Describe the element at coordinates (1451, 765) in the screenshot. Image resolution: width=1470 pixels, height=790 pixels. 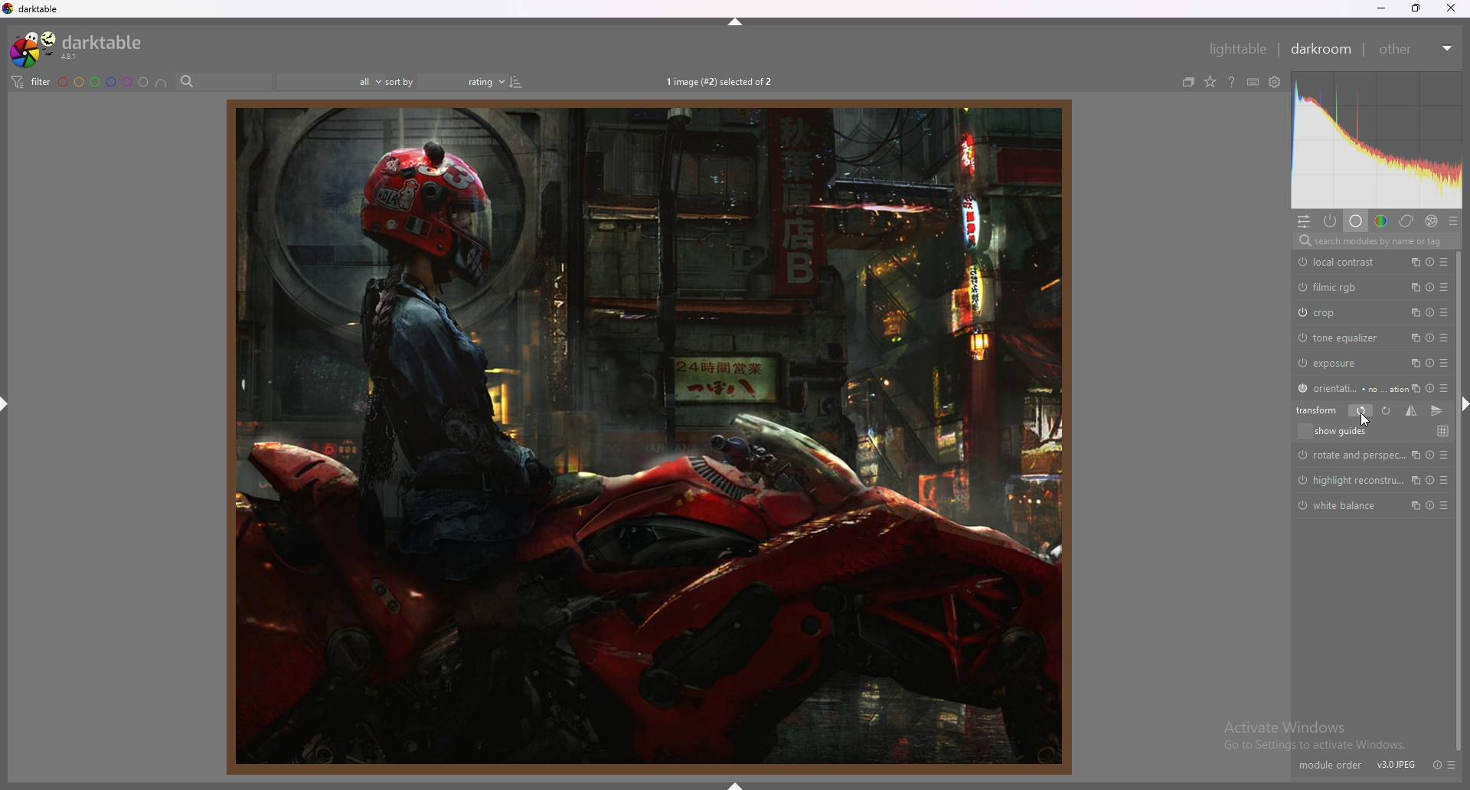
I see `presets` at that location.